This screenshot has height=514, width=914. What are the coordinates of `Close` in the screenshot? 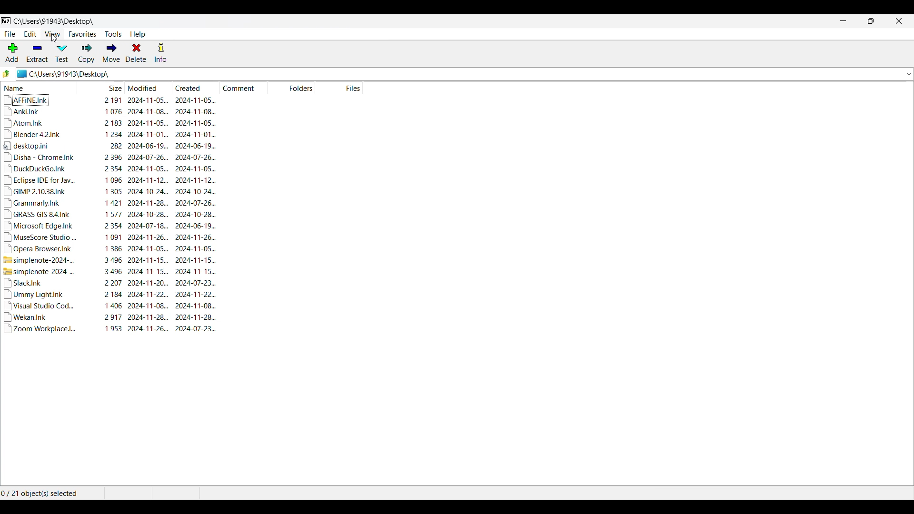 It's located at (899, 21).